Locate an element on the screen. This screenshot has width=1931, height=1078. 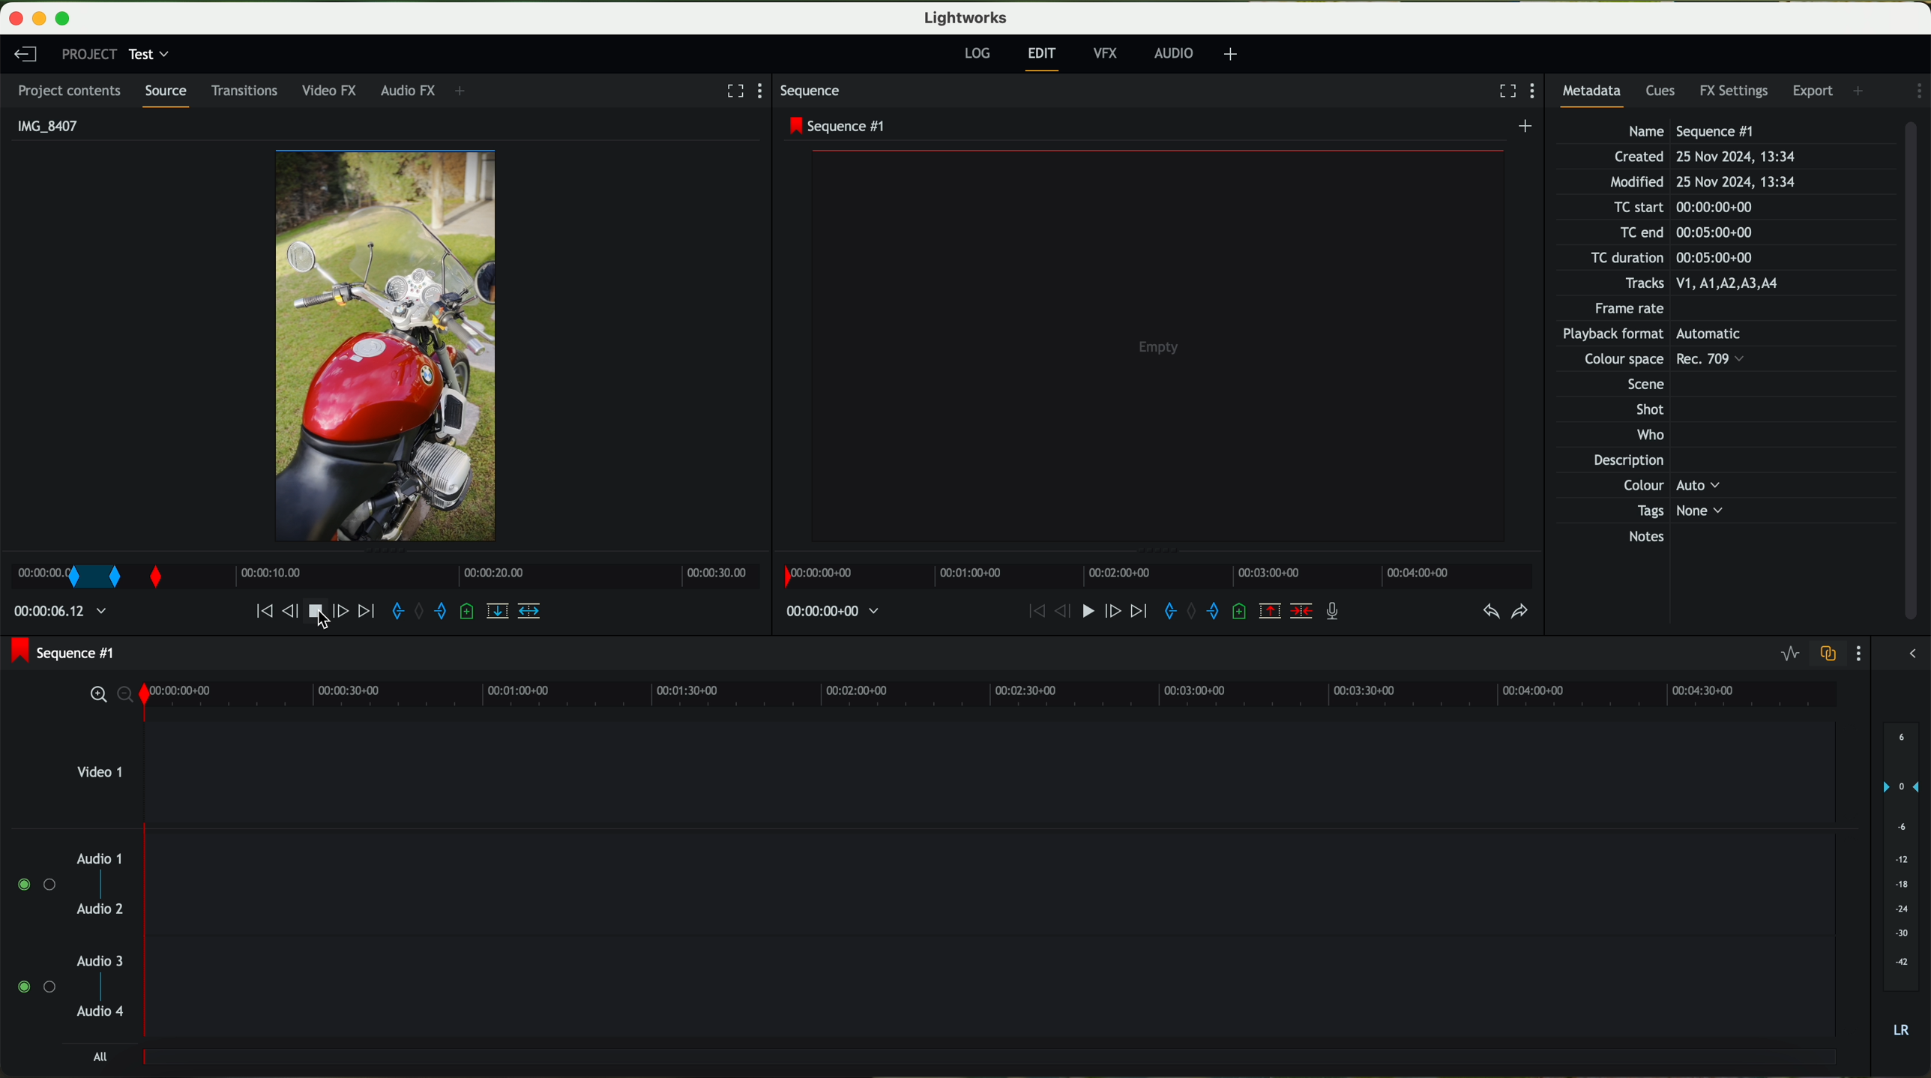
cues is located at coordinates (1663, 93).